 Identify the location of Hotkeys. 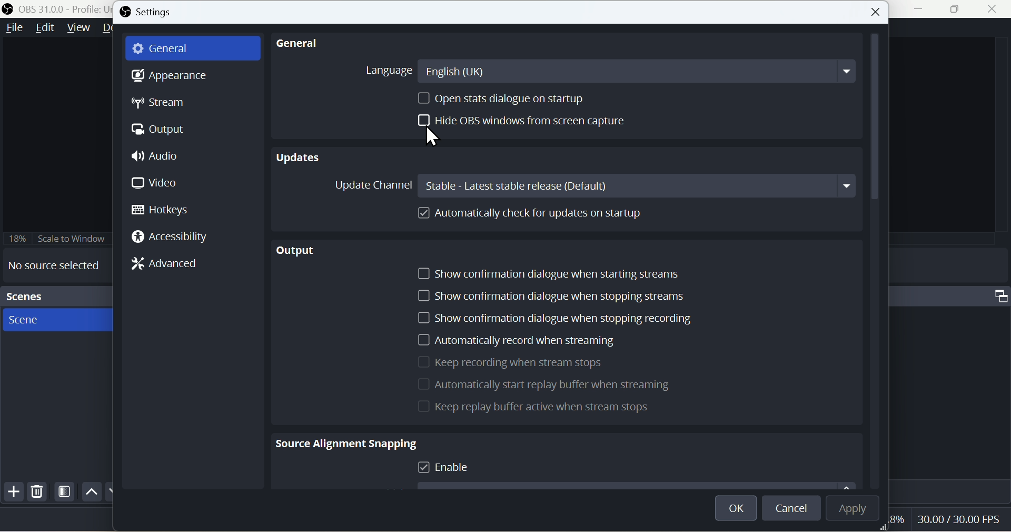
(167, 212).